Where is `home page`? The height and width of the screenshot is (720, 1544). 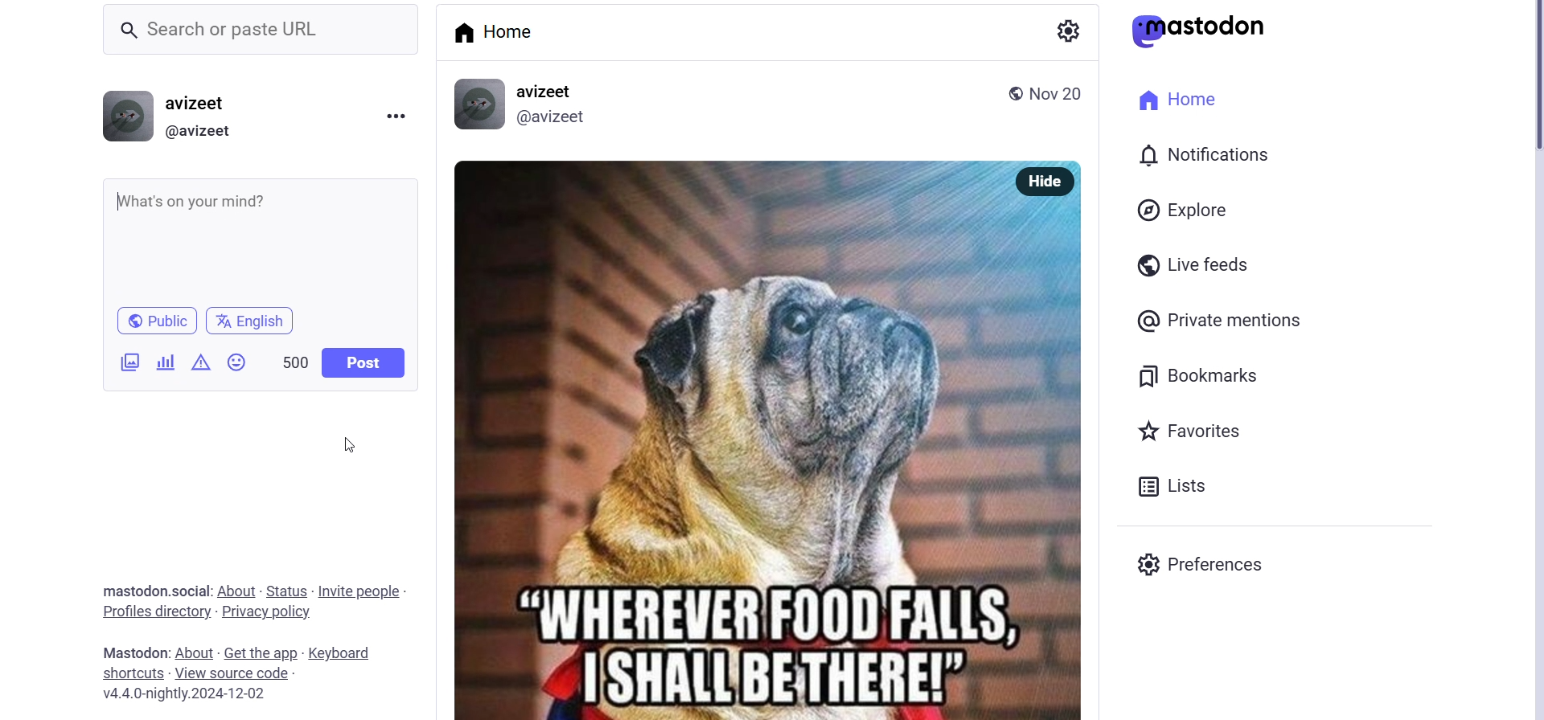
home page is located at coordinates (499, 32).